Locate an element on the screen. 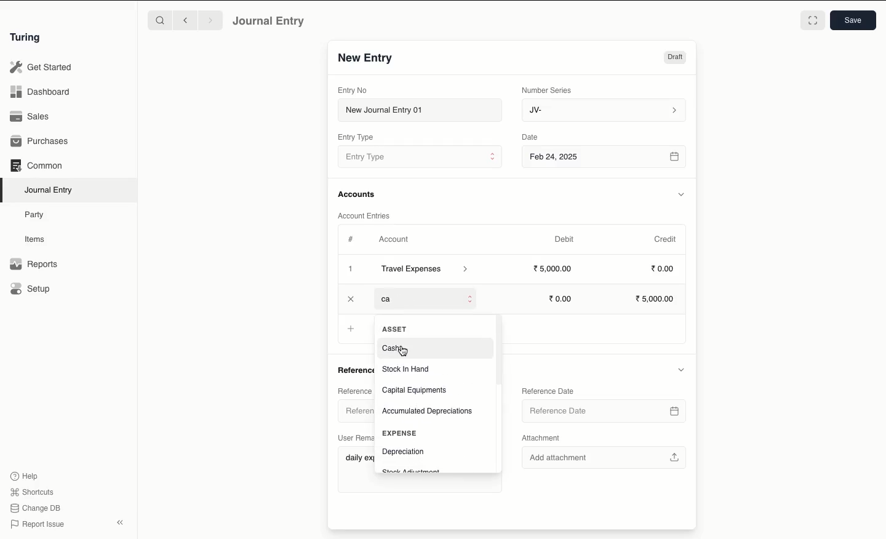  Dashboard is located at coordinates (40, 92).